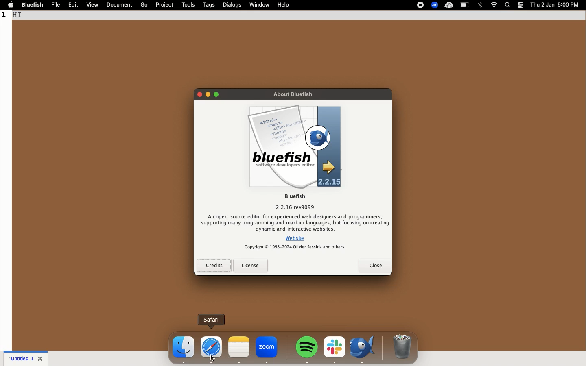 This screenshot has width=586, height=366. Describe the element at coordinates (260, 4) in the screenshot. I see `window` at that location.